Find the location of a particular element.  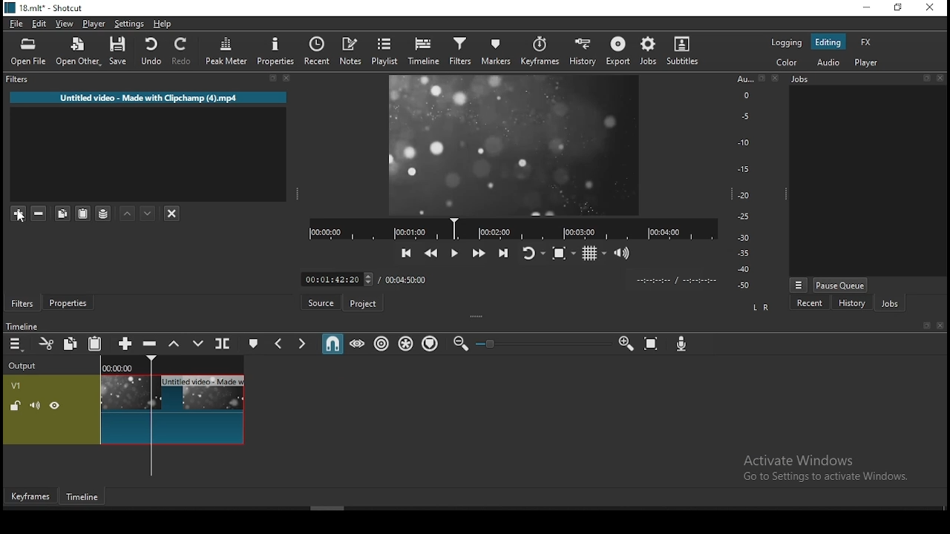

icon and file name is located at coordinates (43, 8).